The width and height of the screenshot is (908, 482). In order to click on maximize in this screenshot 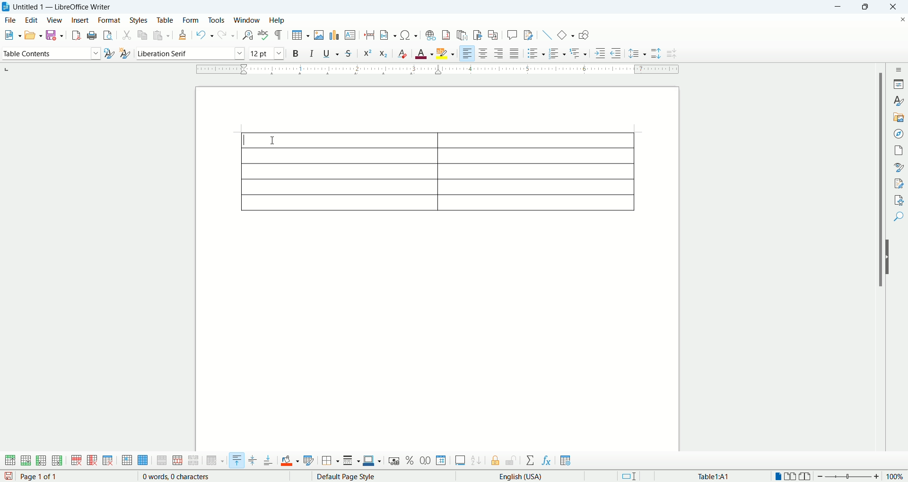, I will do `click(867, 7)`.